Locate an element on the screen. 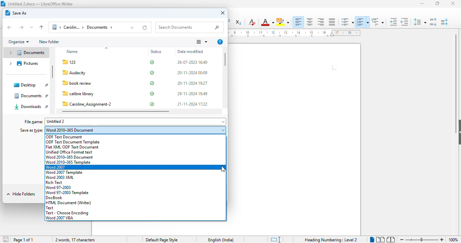  status is located at coordinates (157, 52).